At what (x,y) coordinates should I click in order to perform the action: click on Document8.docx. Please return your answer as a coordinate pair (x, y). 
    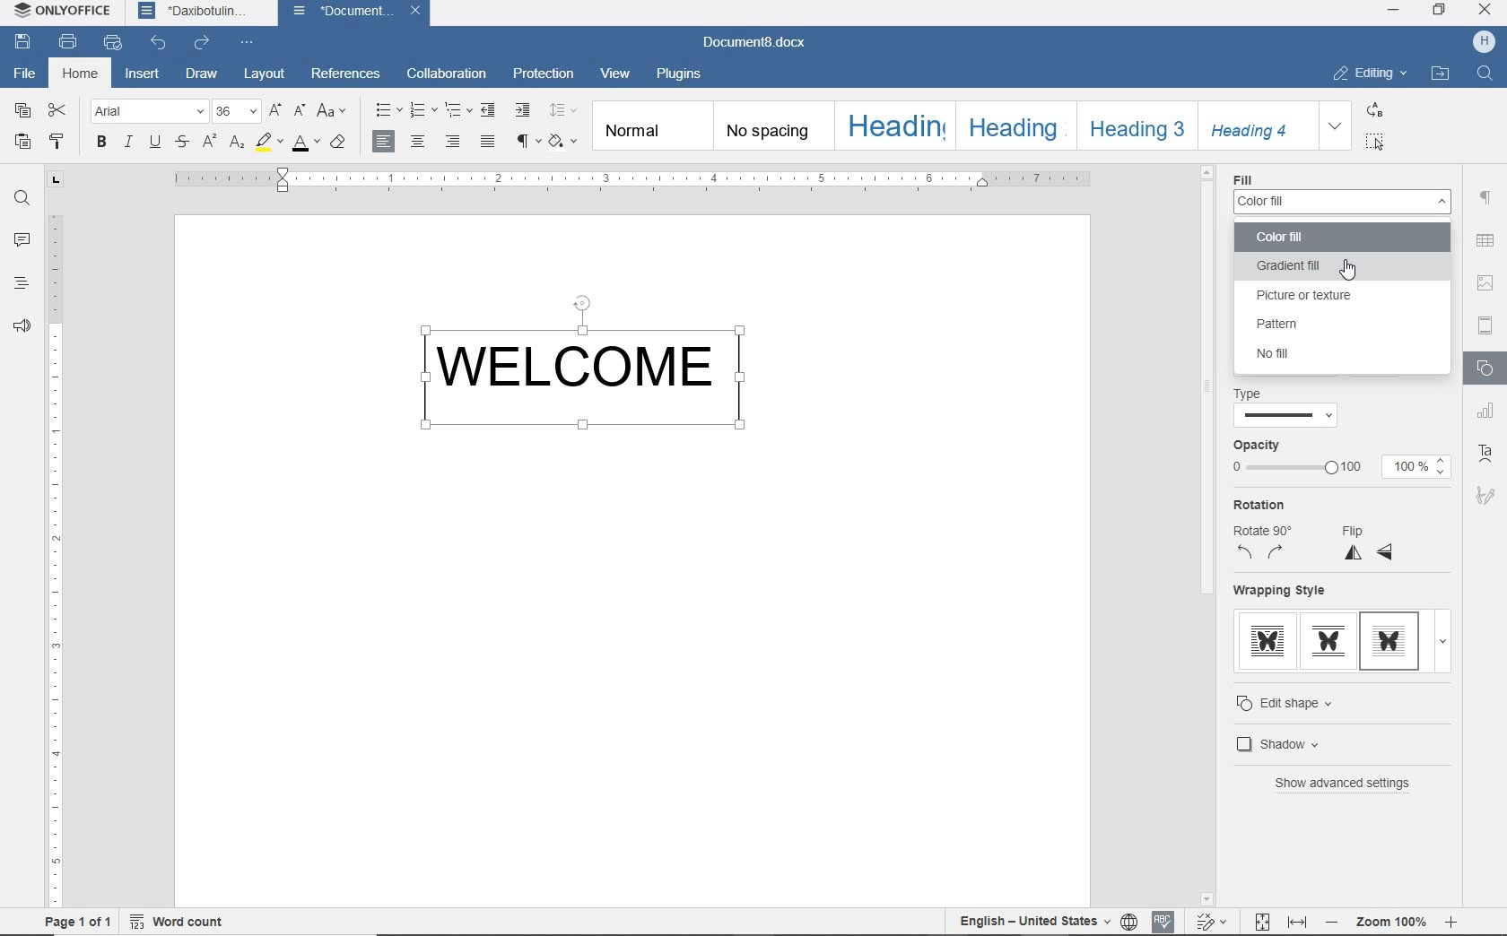
    Looking at the image, I should click on (752, 43).